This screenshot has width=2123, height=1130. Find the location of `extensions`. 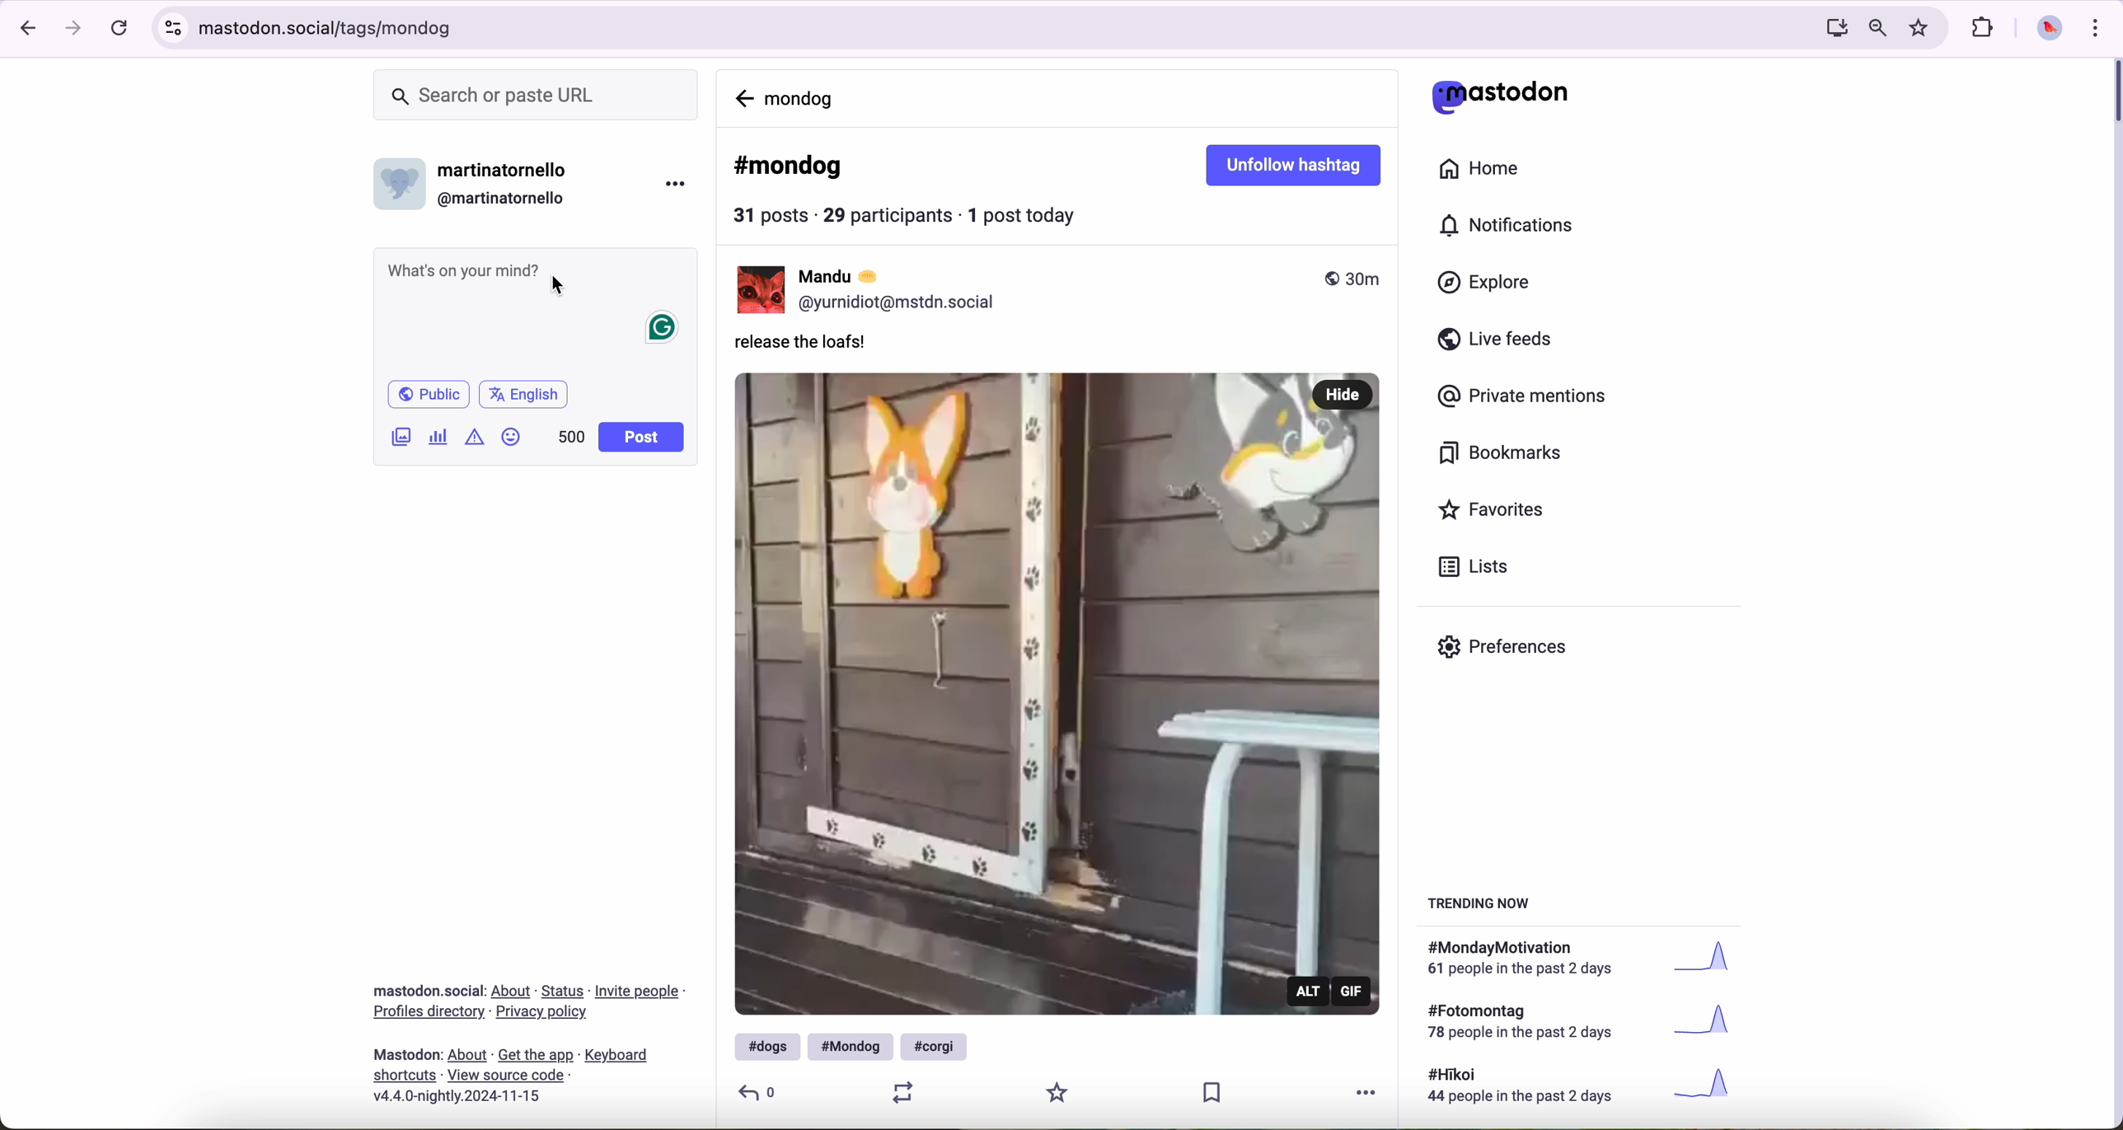

extensions is located at coordinates (1984, 29).